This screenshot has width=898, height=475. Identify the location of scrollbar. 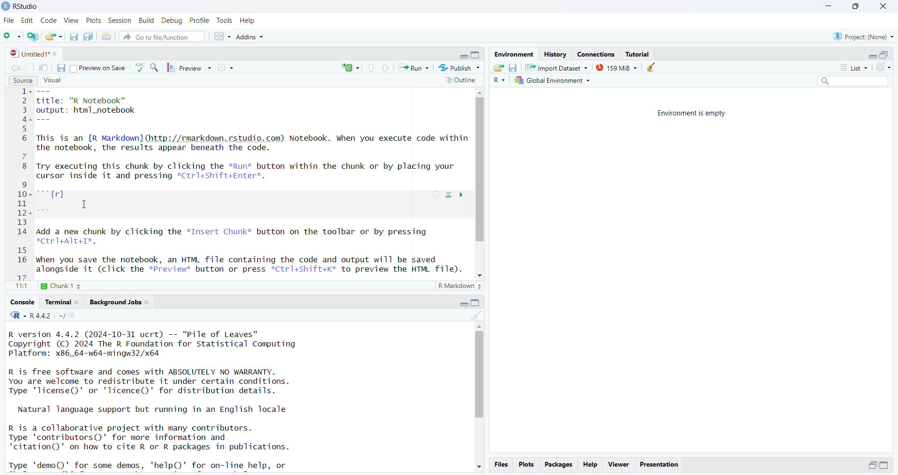
(481, 185).